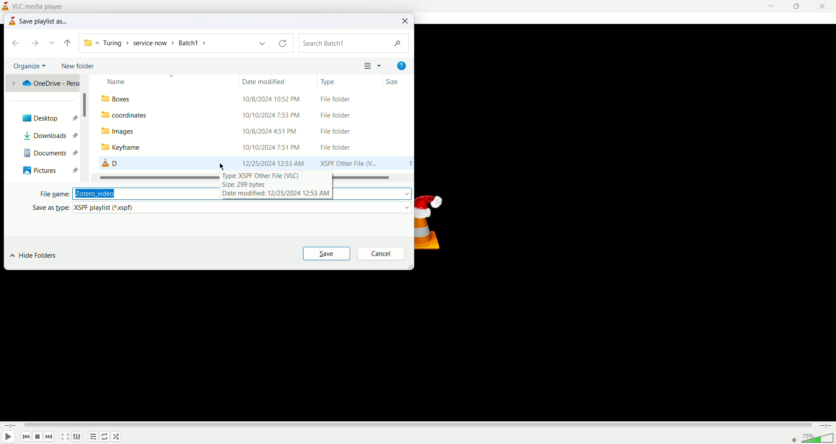 This screenshot has width=836, height=444. What do you see at coordinates (285, 186) in the screenshot?
I see `file meta data` at bounding box center [285, 186].